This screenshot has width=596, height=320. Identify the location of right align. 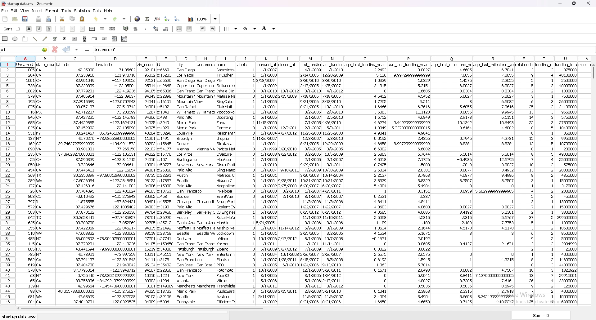
(82, 29).